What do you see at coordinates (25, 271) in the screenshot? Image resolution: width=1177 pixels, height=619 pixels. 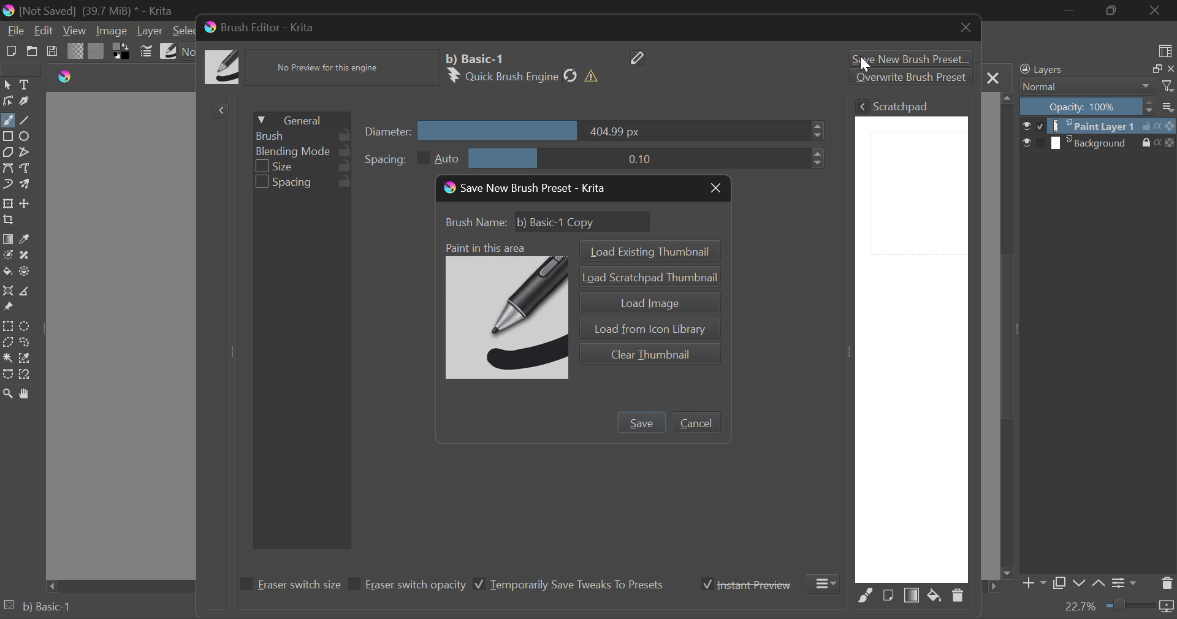 I see `Enclose & Fill` at bounding box center [25, 271].